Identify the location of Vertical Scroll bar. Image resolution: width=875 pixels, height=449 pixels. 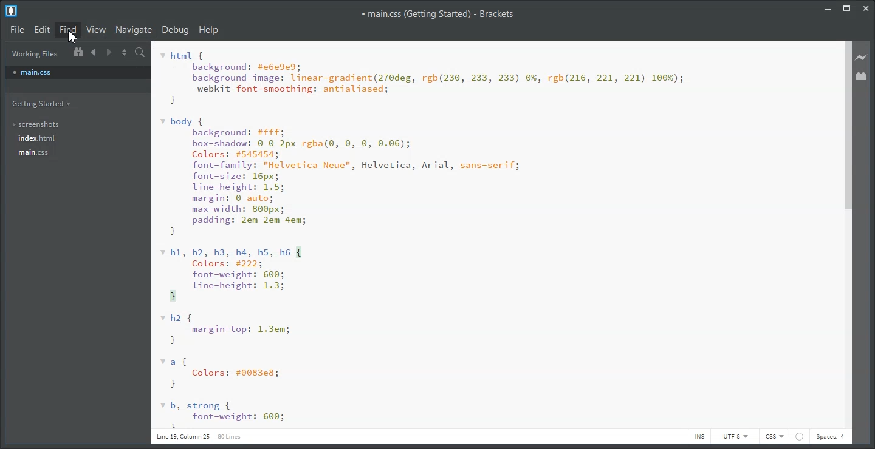
(846, 235).